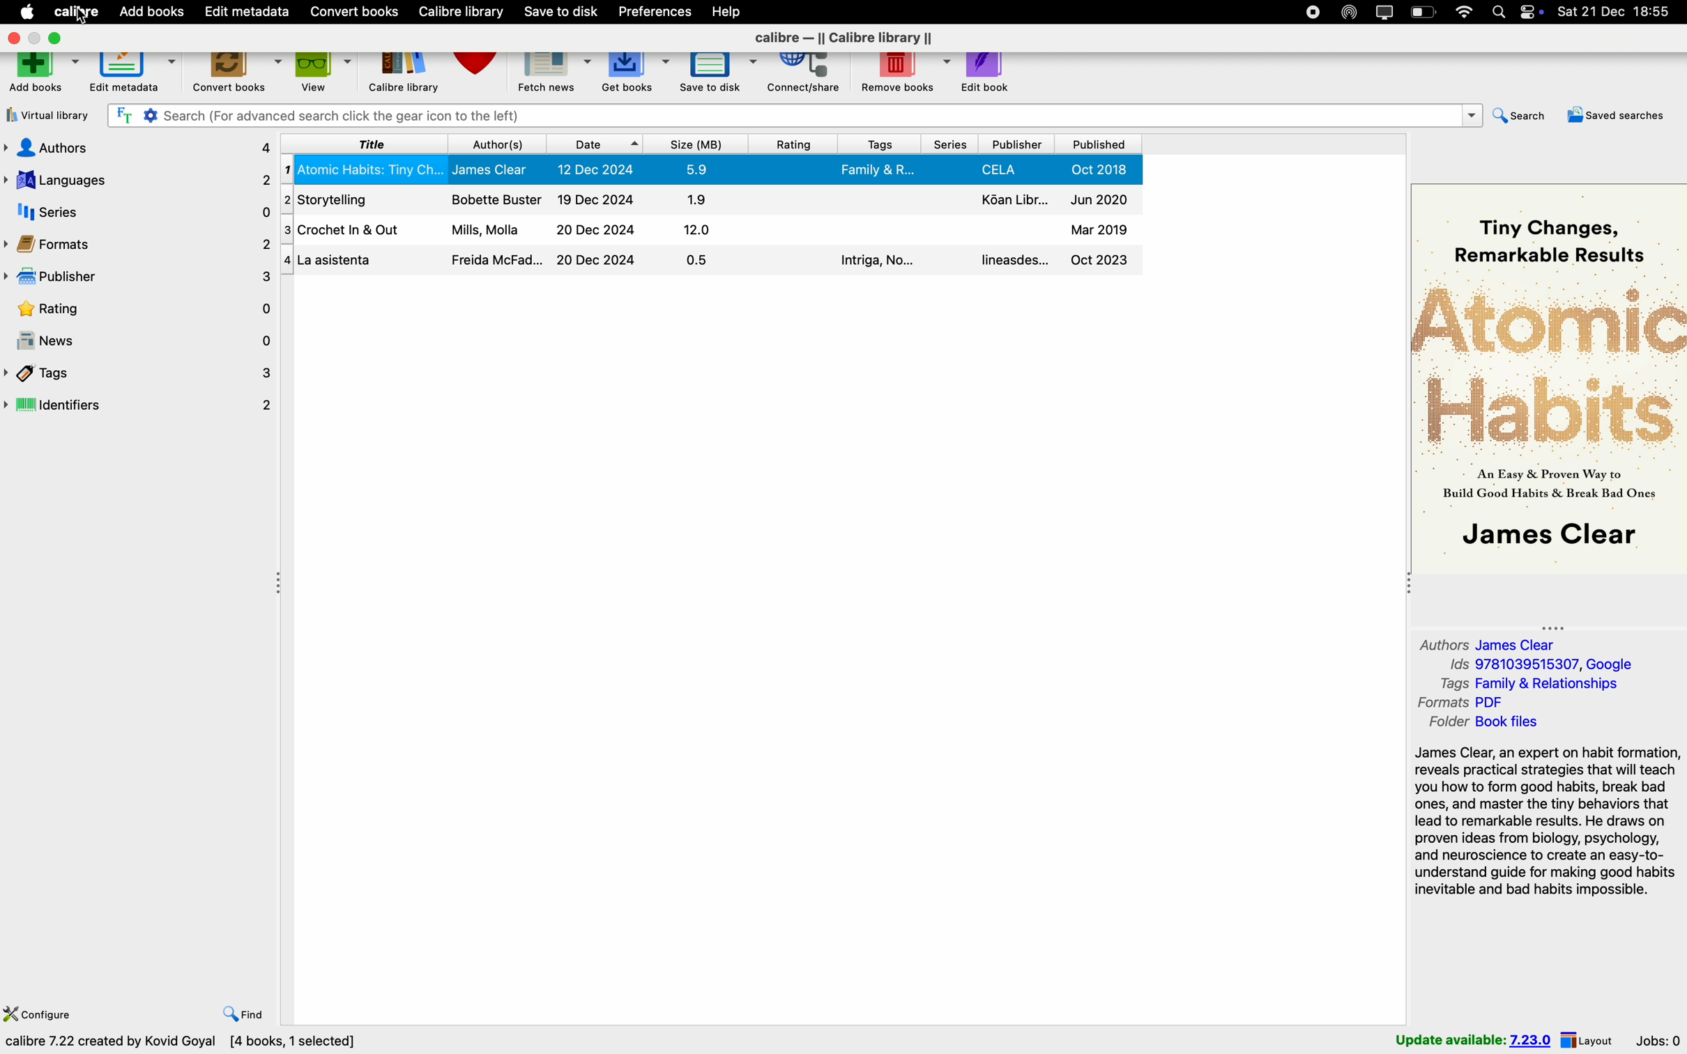 This screenshot has width=1687, height=1054. I want to click on languages, so click(139, 179).